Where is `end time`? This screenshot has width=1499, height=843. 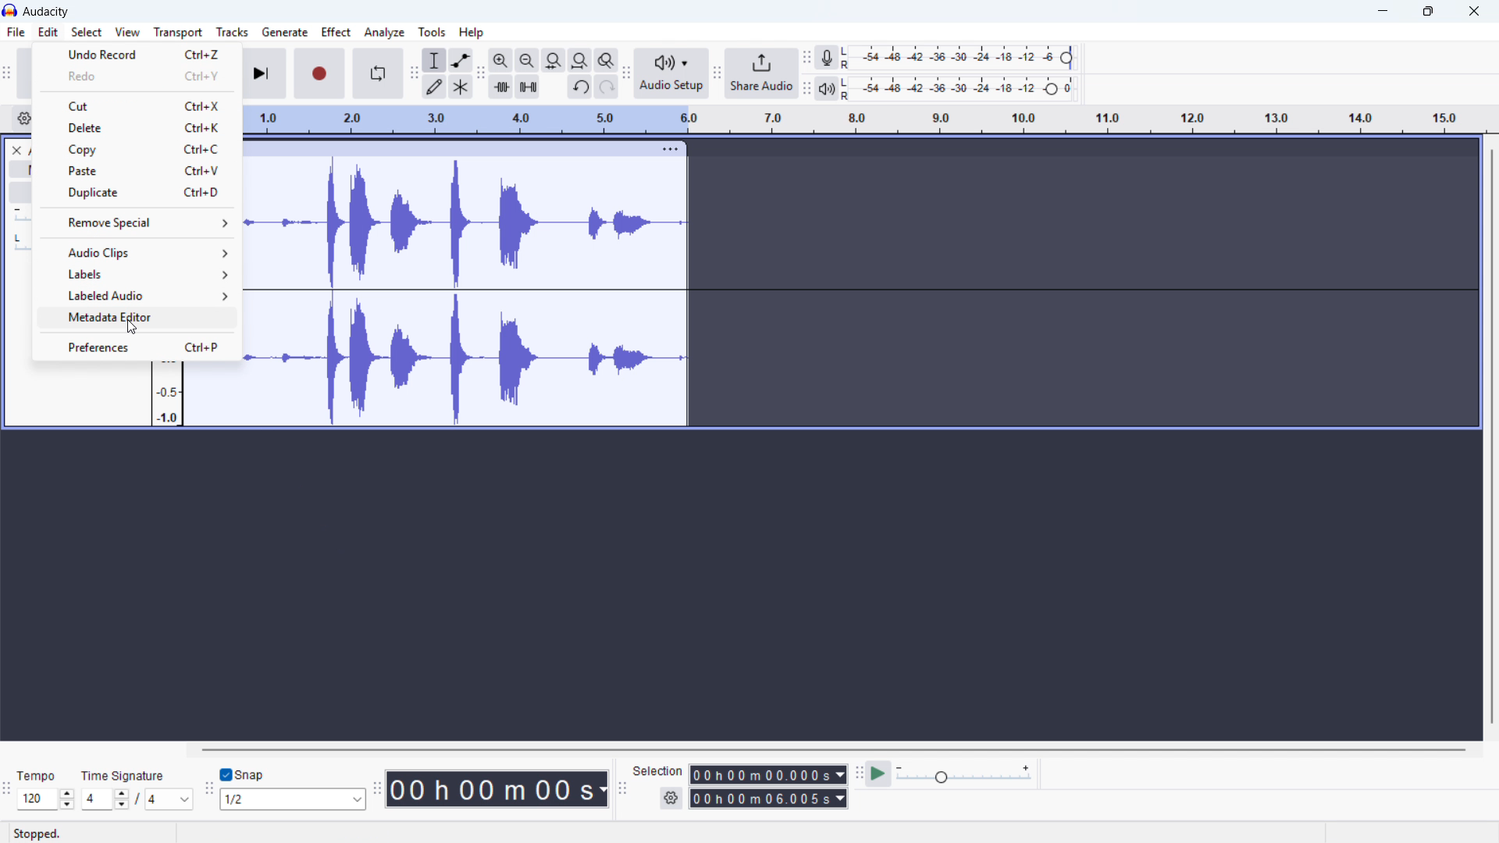
end time is located at coordinates (769, 799).